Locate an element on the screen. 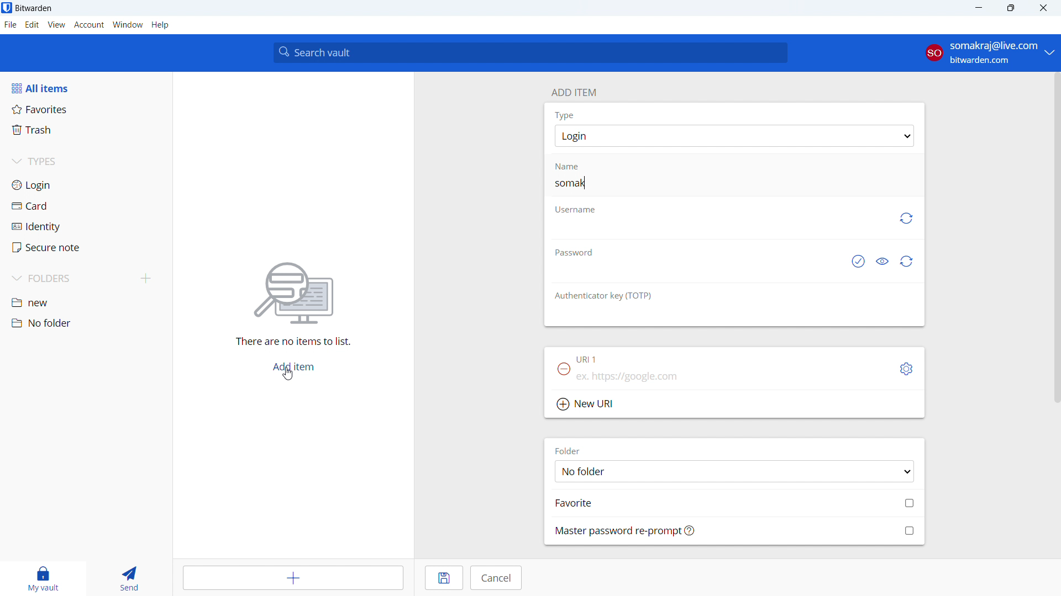 The width and height of the screenshot is (1061, 596). add new url is located at coordinates (734, 405).